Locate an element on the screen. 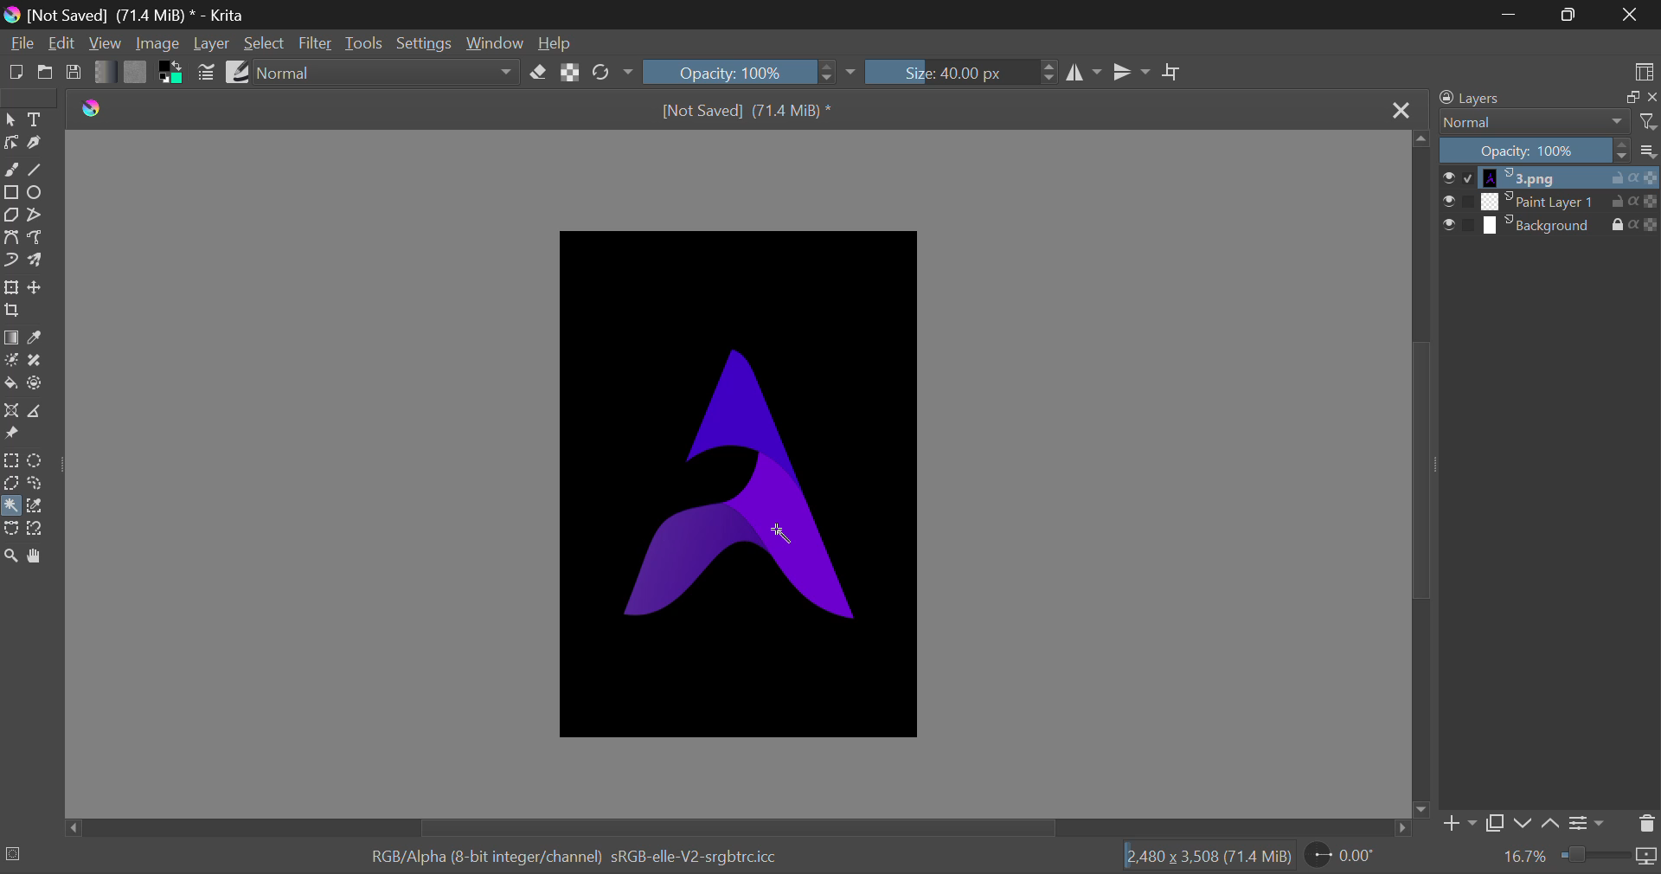 The image size is (1661, 874). Image is located at coordinates (160, 45).